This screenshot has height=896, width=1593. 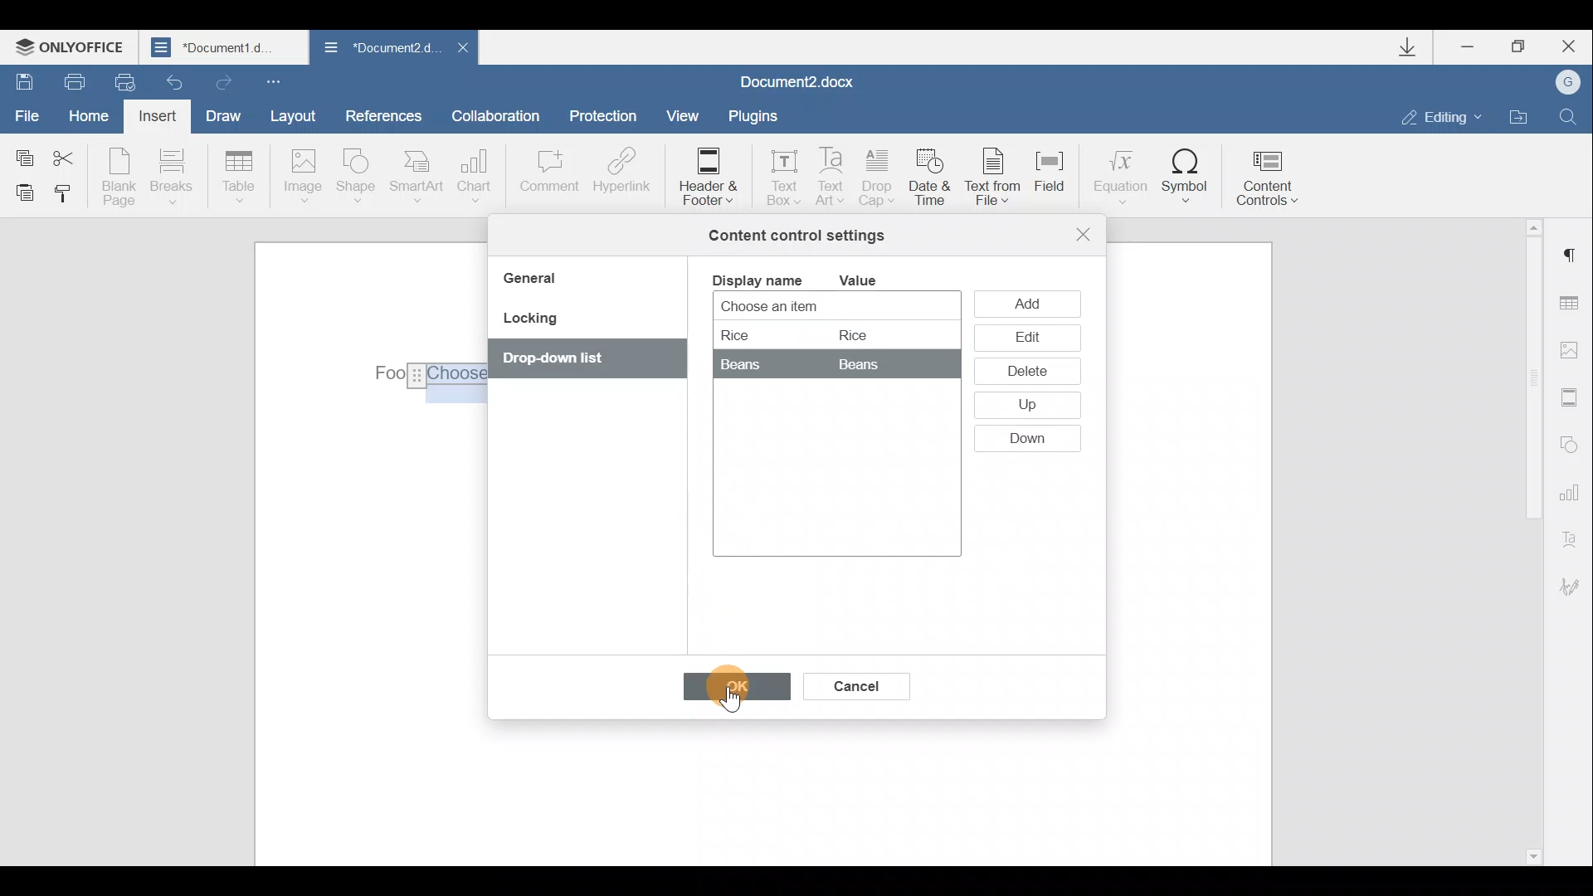 I want to click on Downloads, so click(x=1414, y=47).